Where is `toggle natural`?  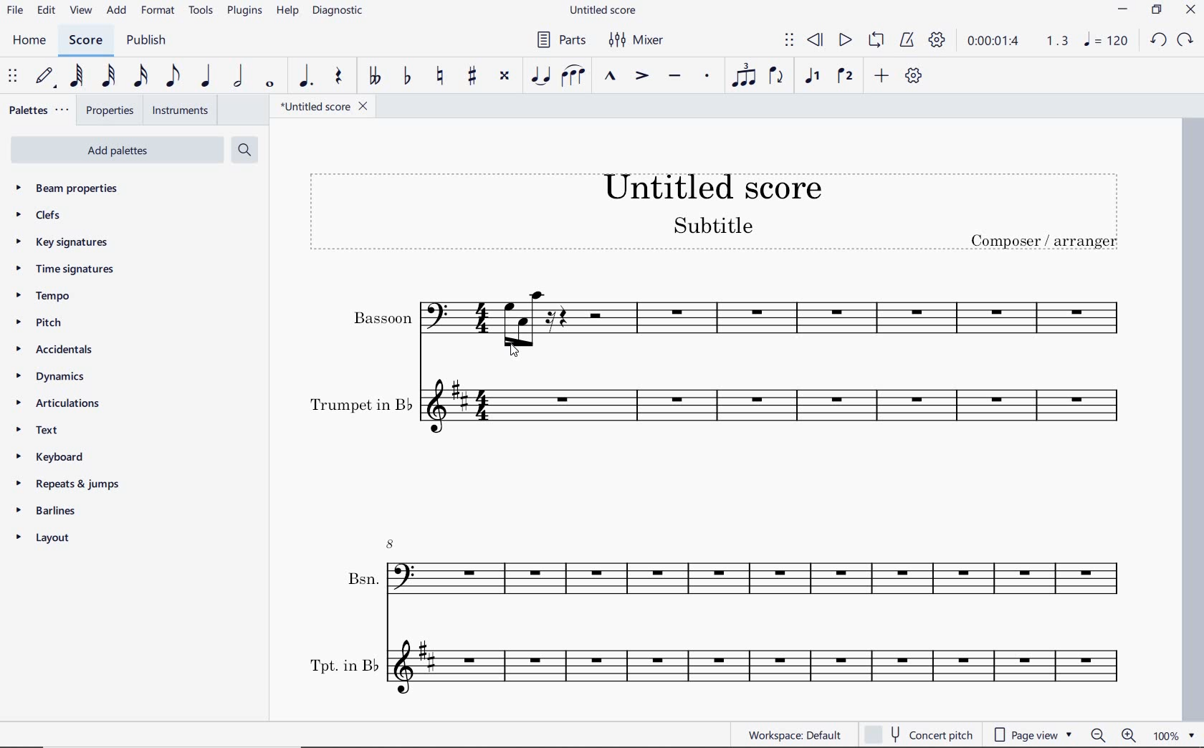
toggle natural is located at coordinates (442, 76).